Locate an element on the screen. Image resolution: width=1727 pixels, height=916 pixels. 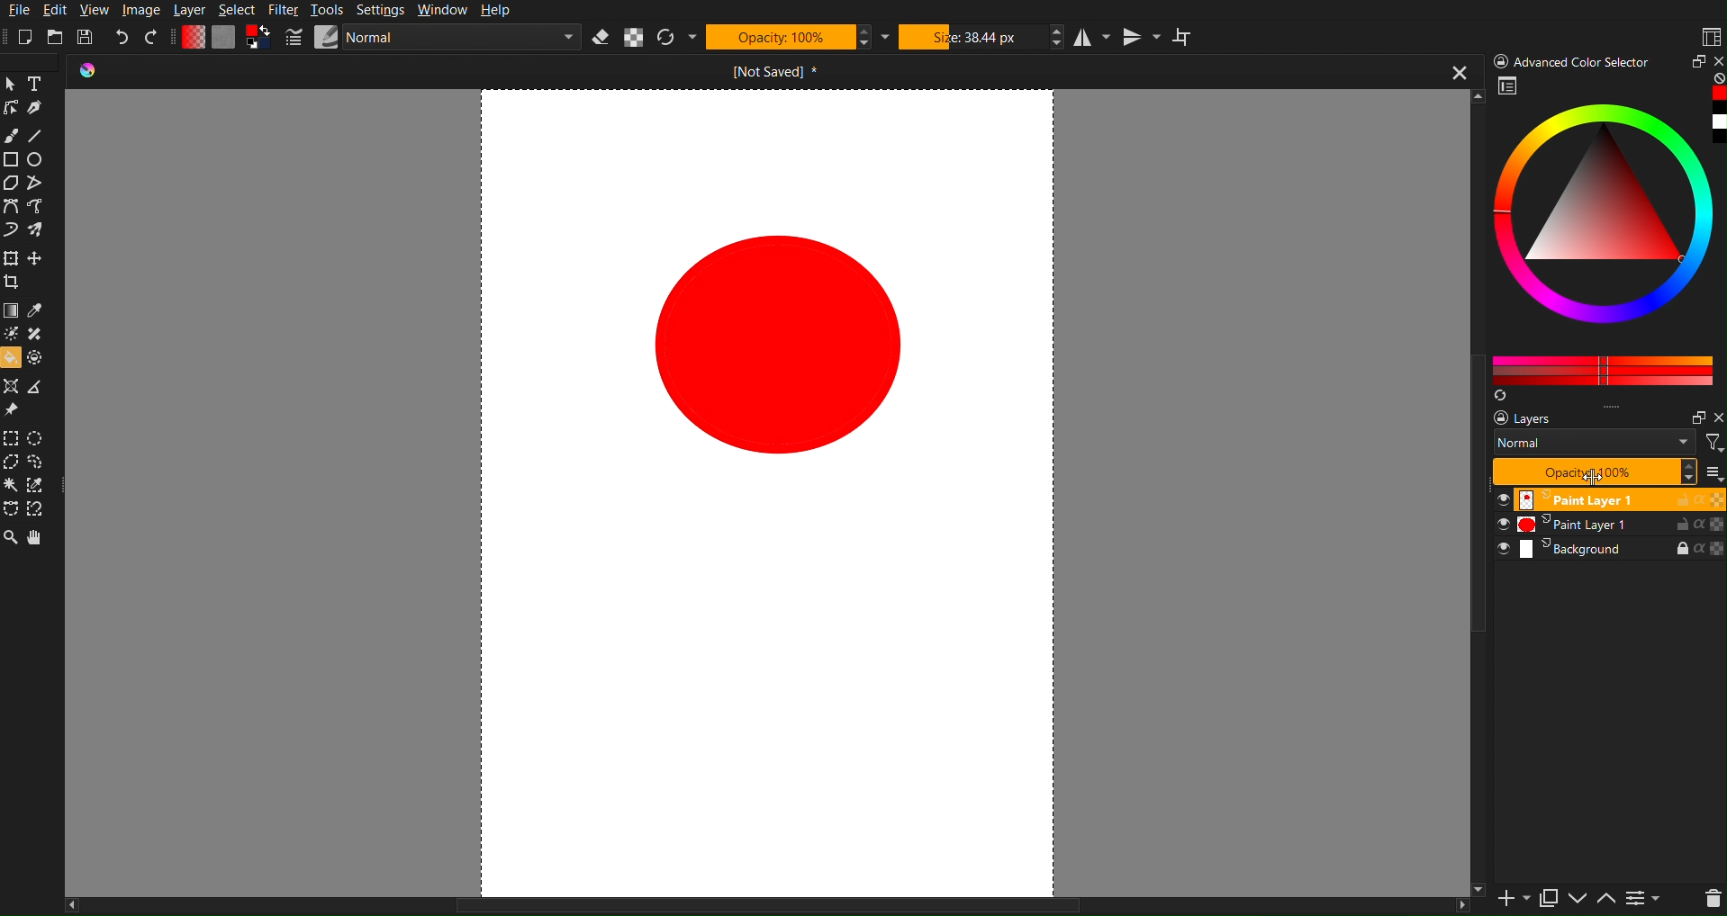
Filter is located at coordinates (282, 12).